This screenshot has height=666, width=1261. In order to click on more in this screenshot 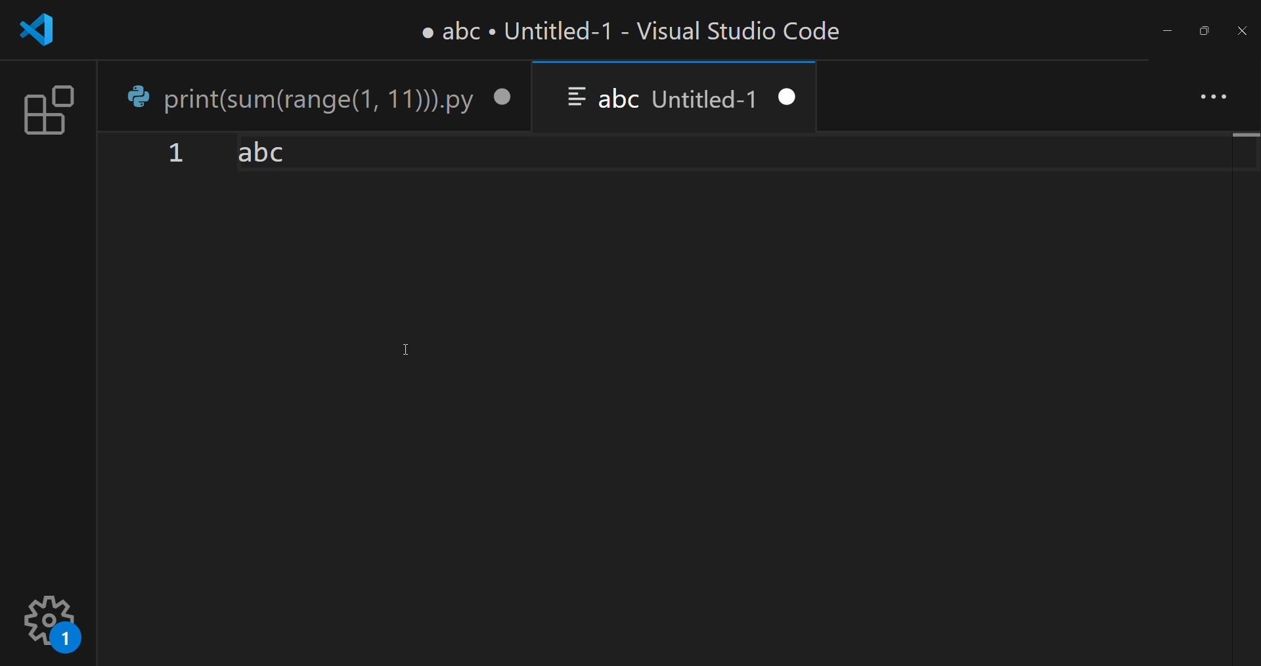, I will do `click(1210, 99)`.